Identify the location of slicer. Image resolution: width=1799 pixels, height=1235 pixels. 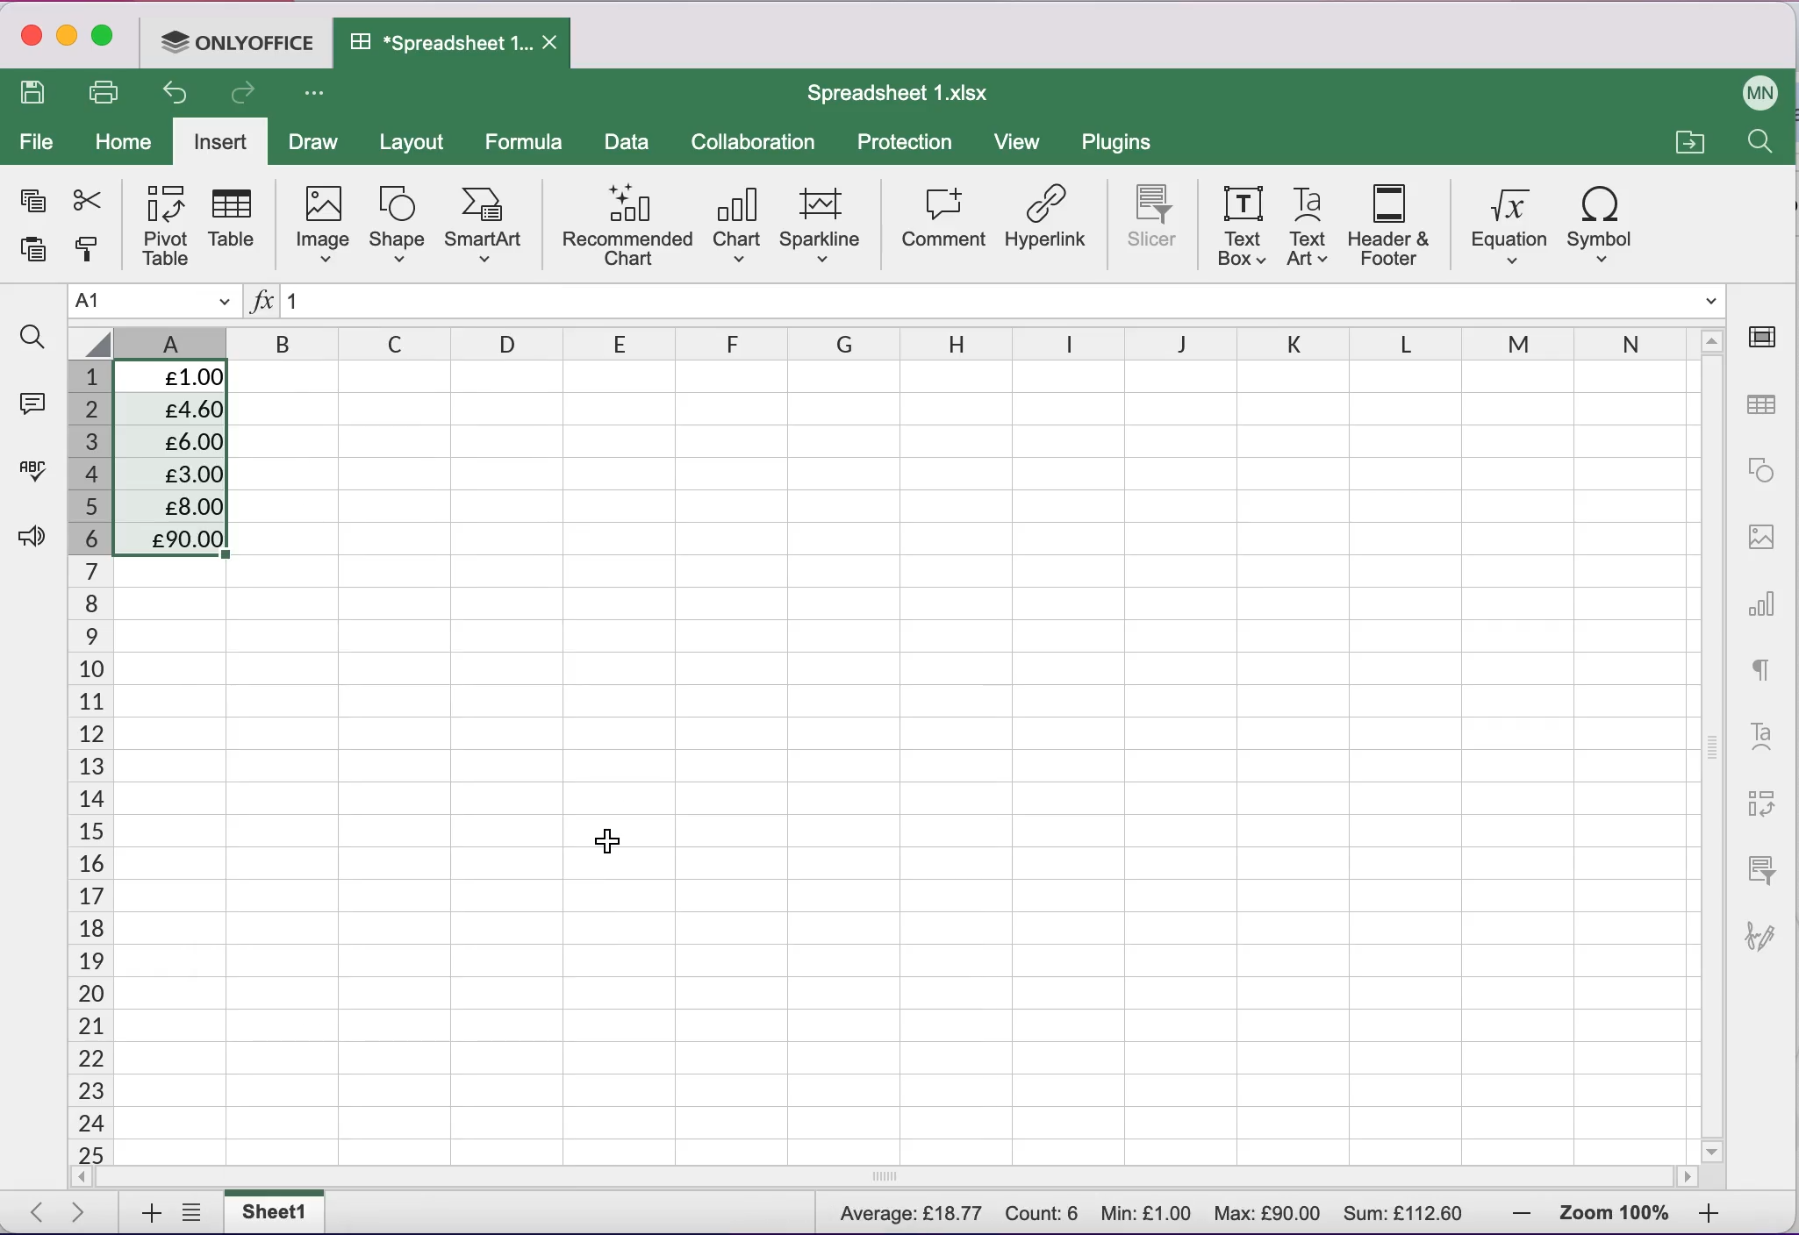
(1147, 219).